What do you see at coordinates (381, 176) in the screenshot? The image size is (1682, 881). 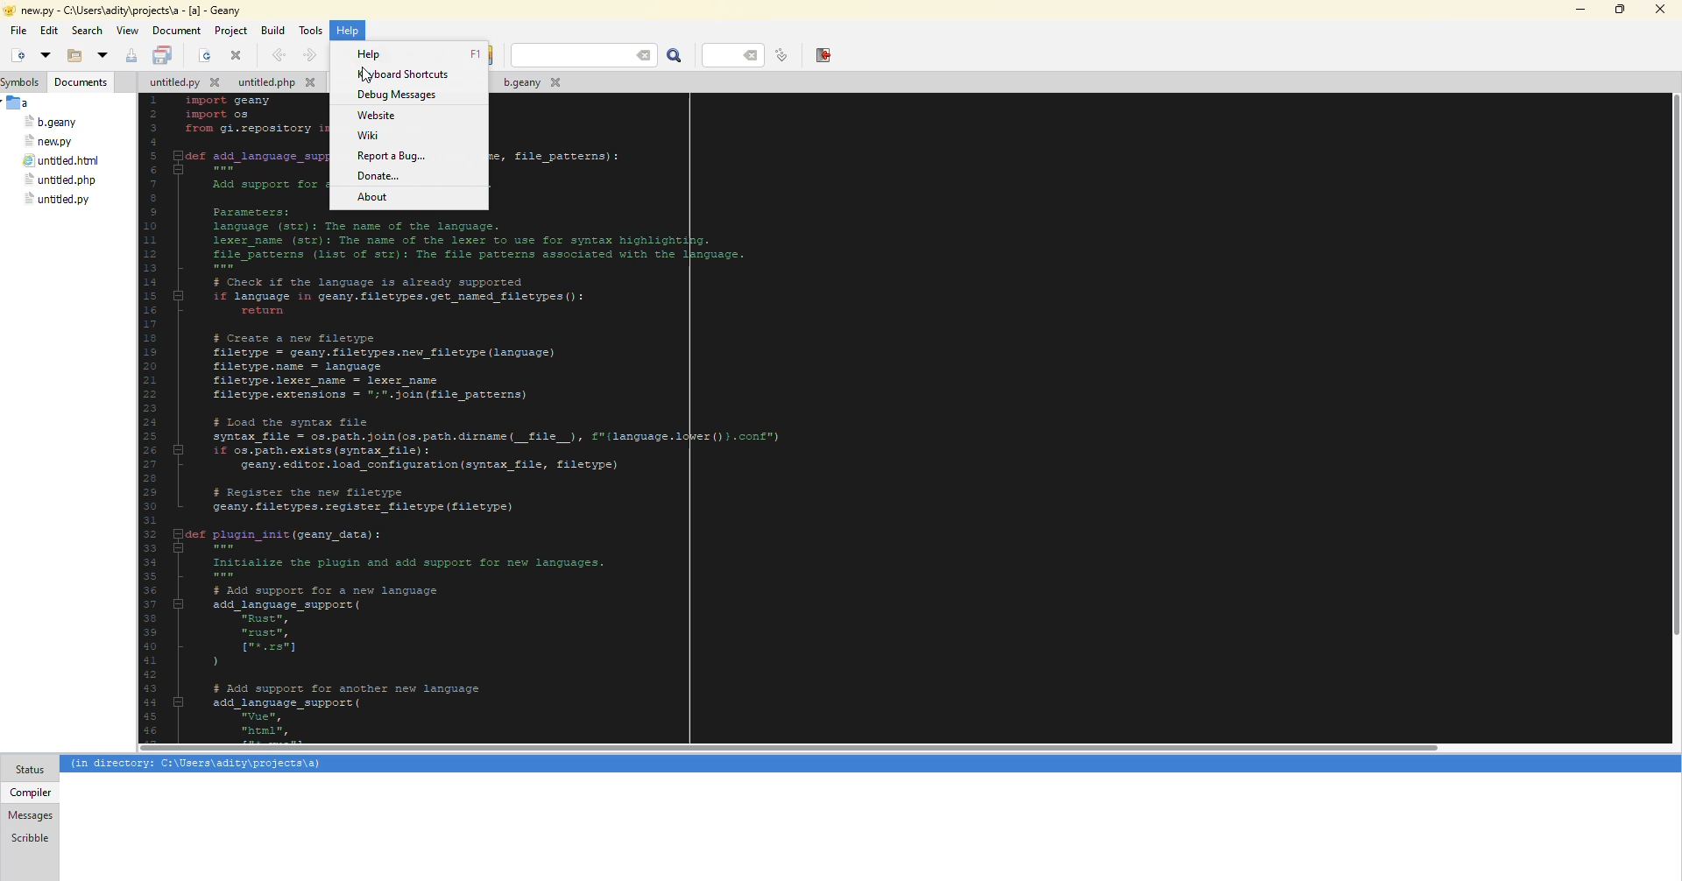 I see `donate` at bounding box center [381, 176].